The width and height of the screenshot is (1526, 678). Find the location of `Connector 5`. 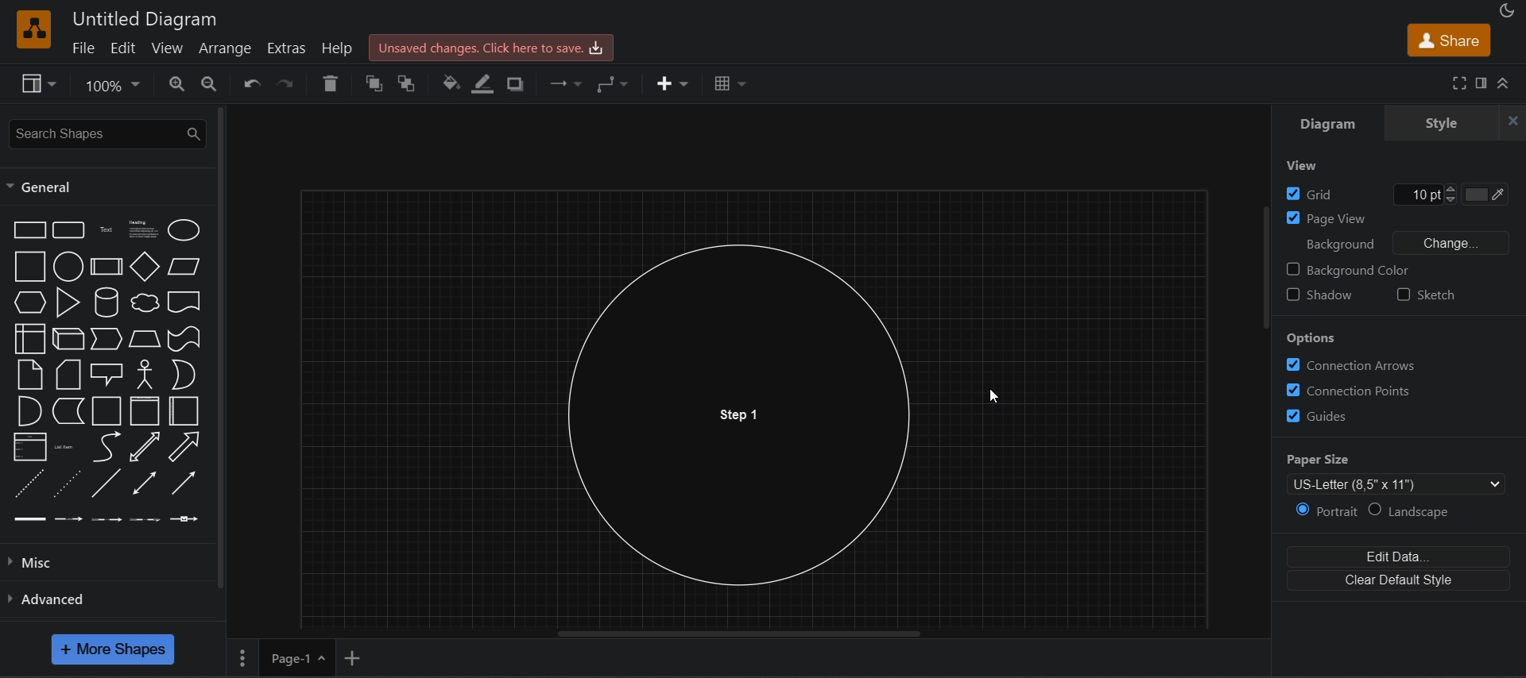

Connector 5 is located at coordinates (184, 519).